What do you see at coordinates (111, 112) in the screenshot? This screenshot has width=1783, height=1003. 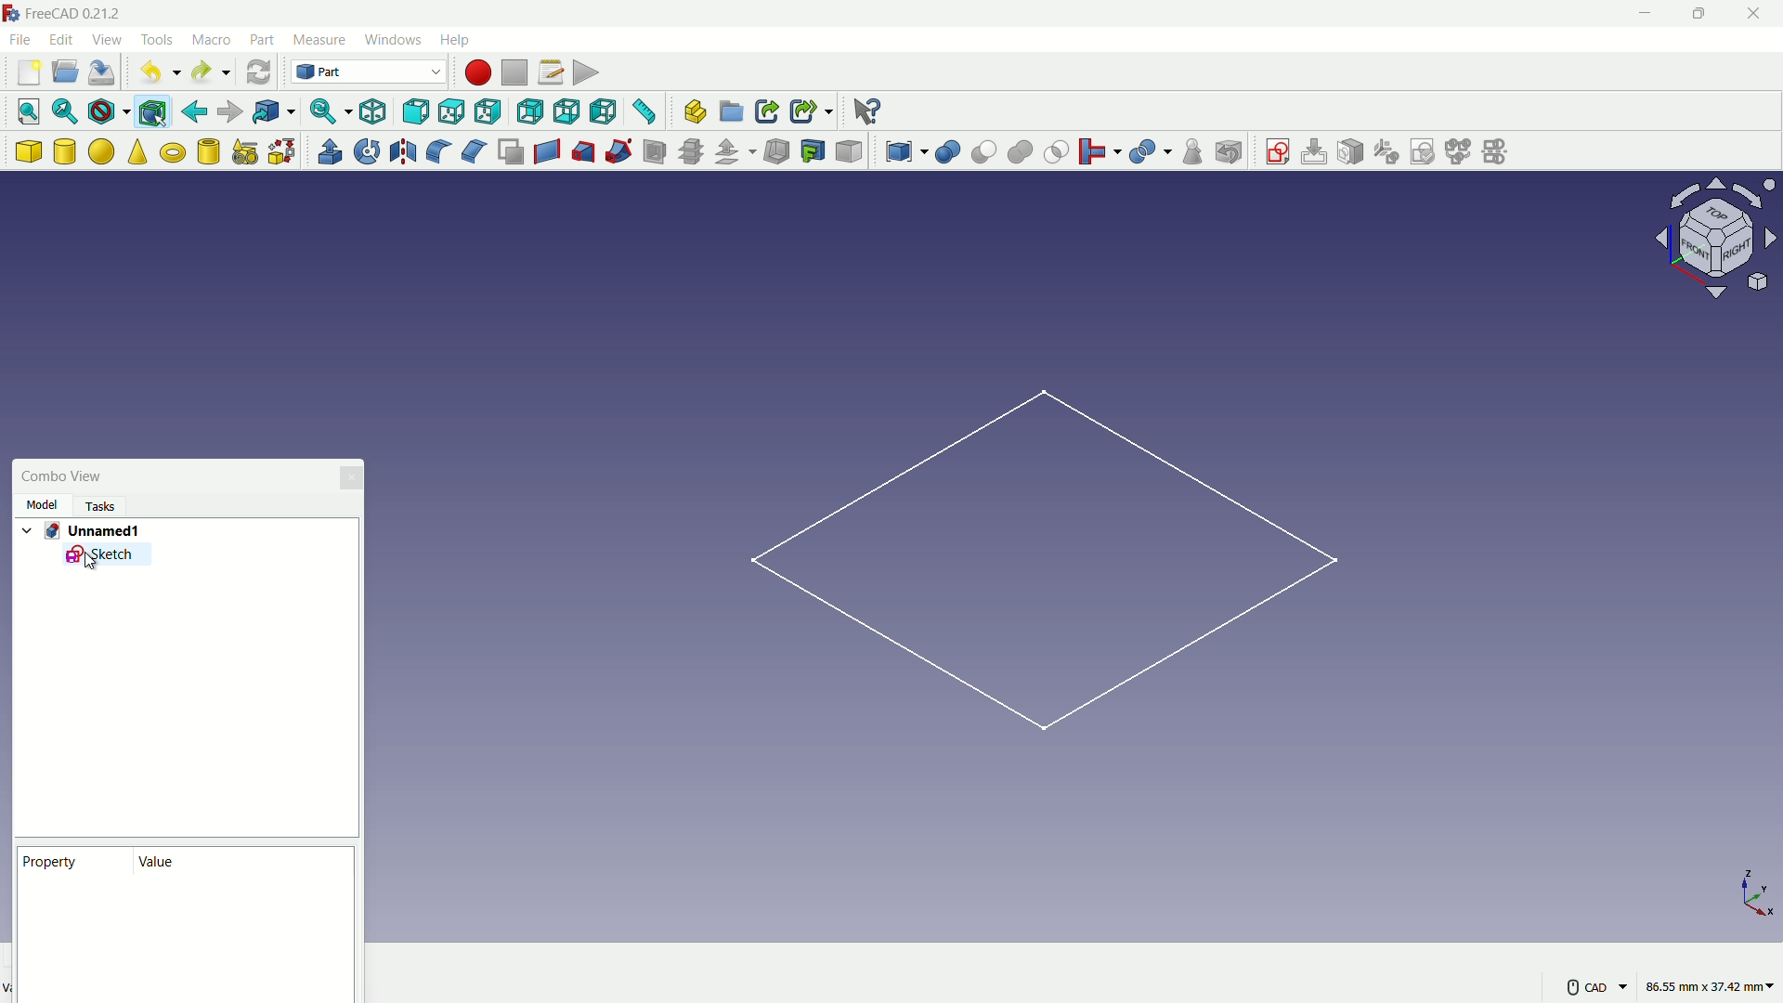 I see `draw styles` at bounding box center [111, 112].